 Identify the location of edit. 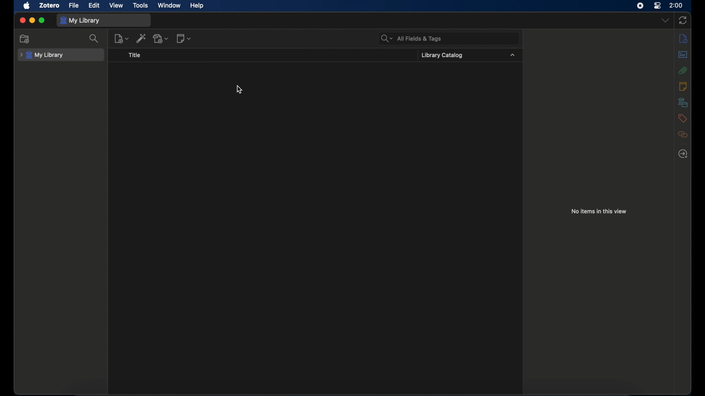
(95, 5).